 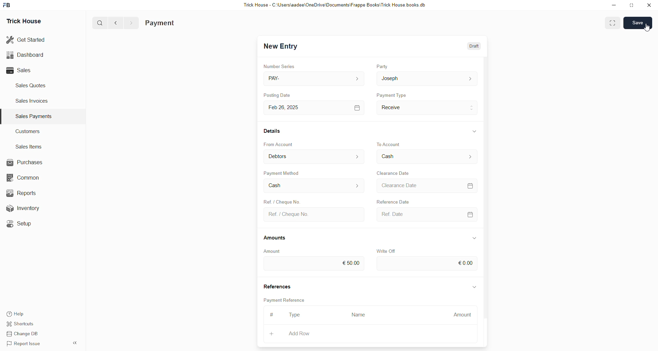 I want to click on Party, so click(x=382, y=66).